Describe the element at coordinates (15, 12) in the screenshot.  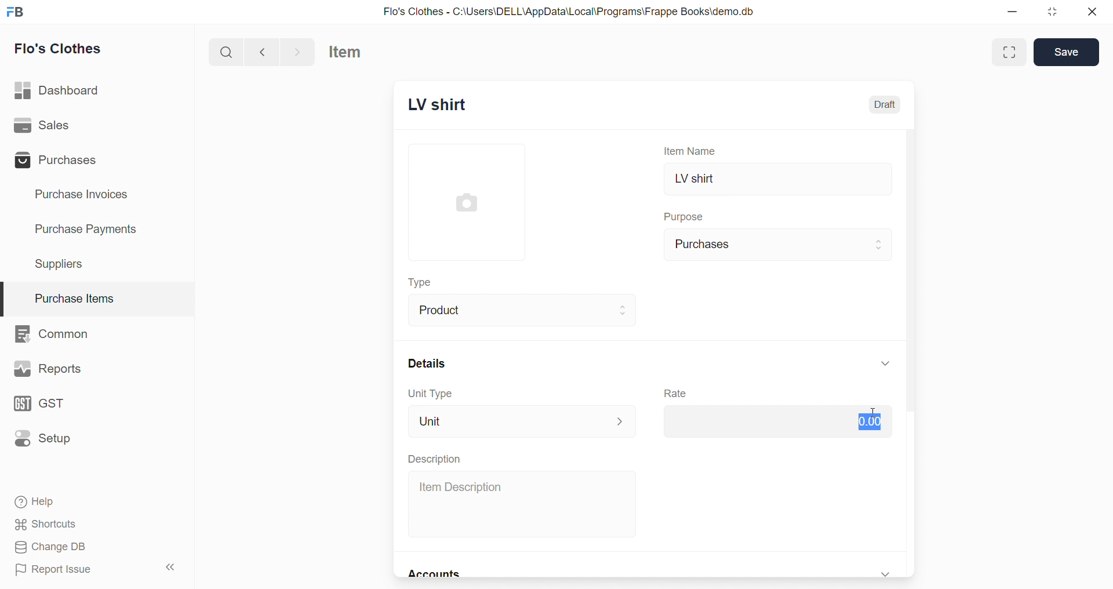
I see `logo` at that location.